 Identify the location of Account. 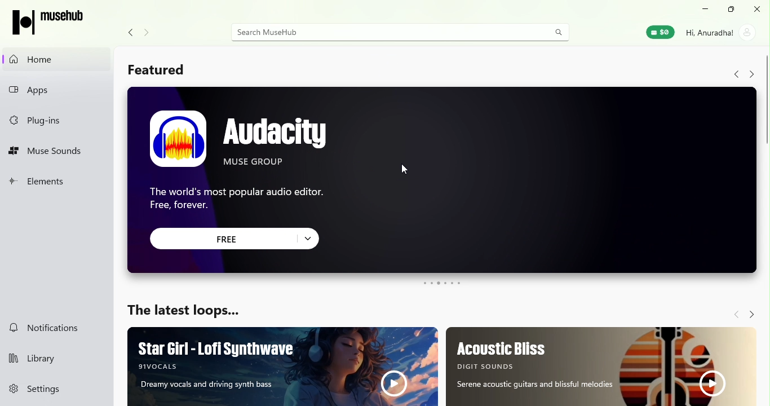
(719, 34).